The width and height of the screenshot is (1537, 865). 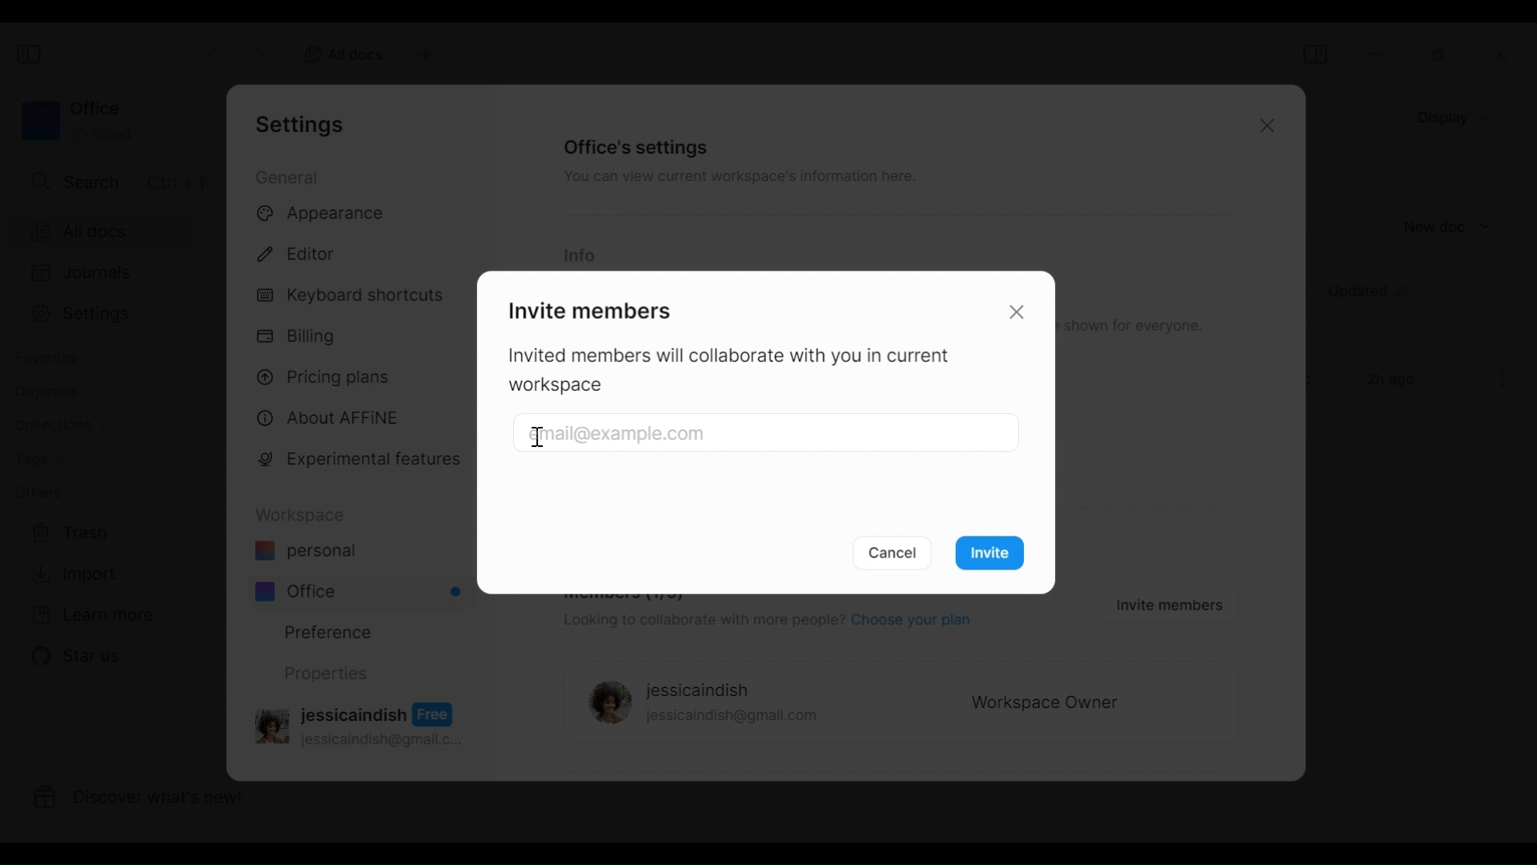 What do you see at coordinates (363, 723) in the screenshot?
I see `Account` at bounding box center [363, 723].